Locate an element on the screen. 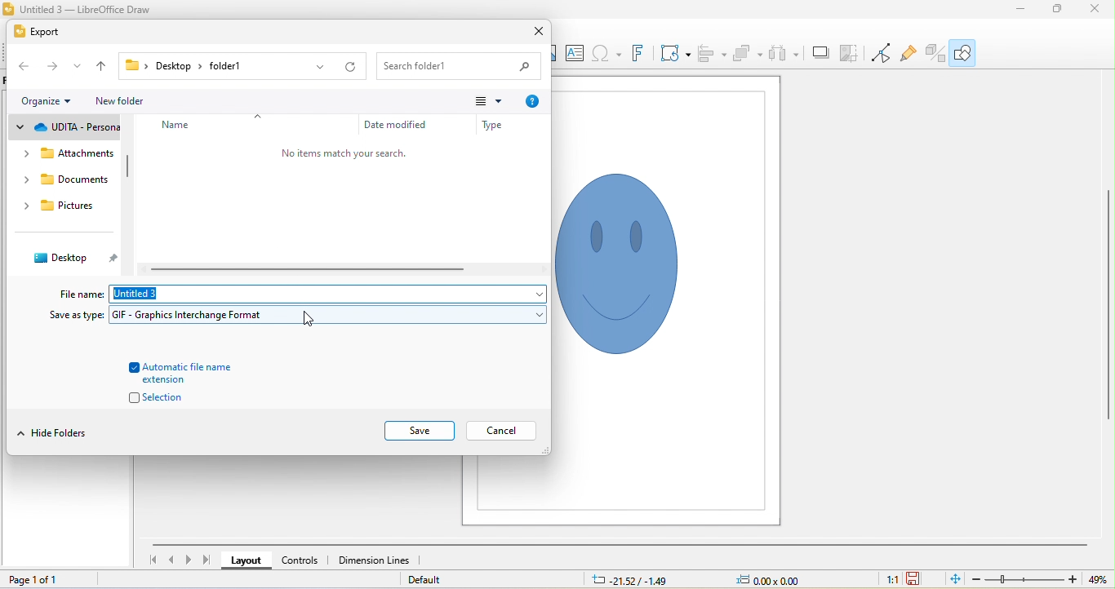  minimize is located at coordinates (1021, 9).